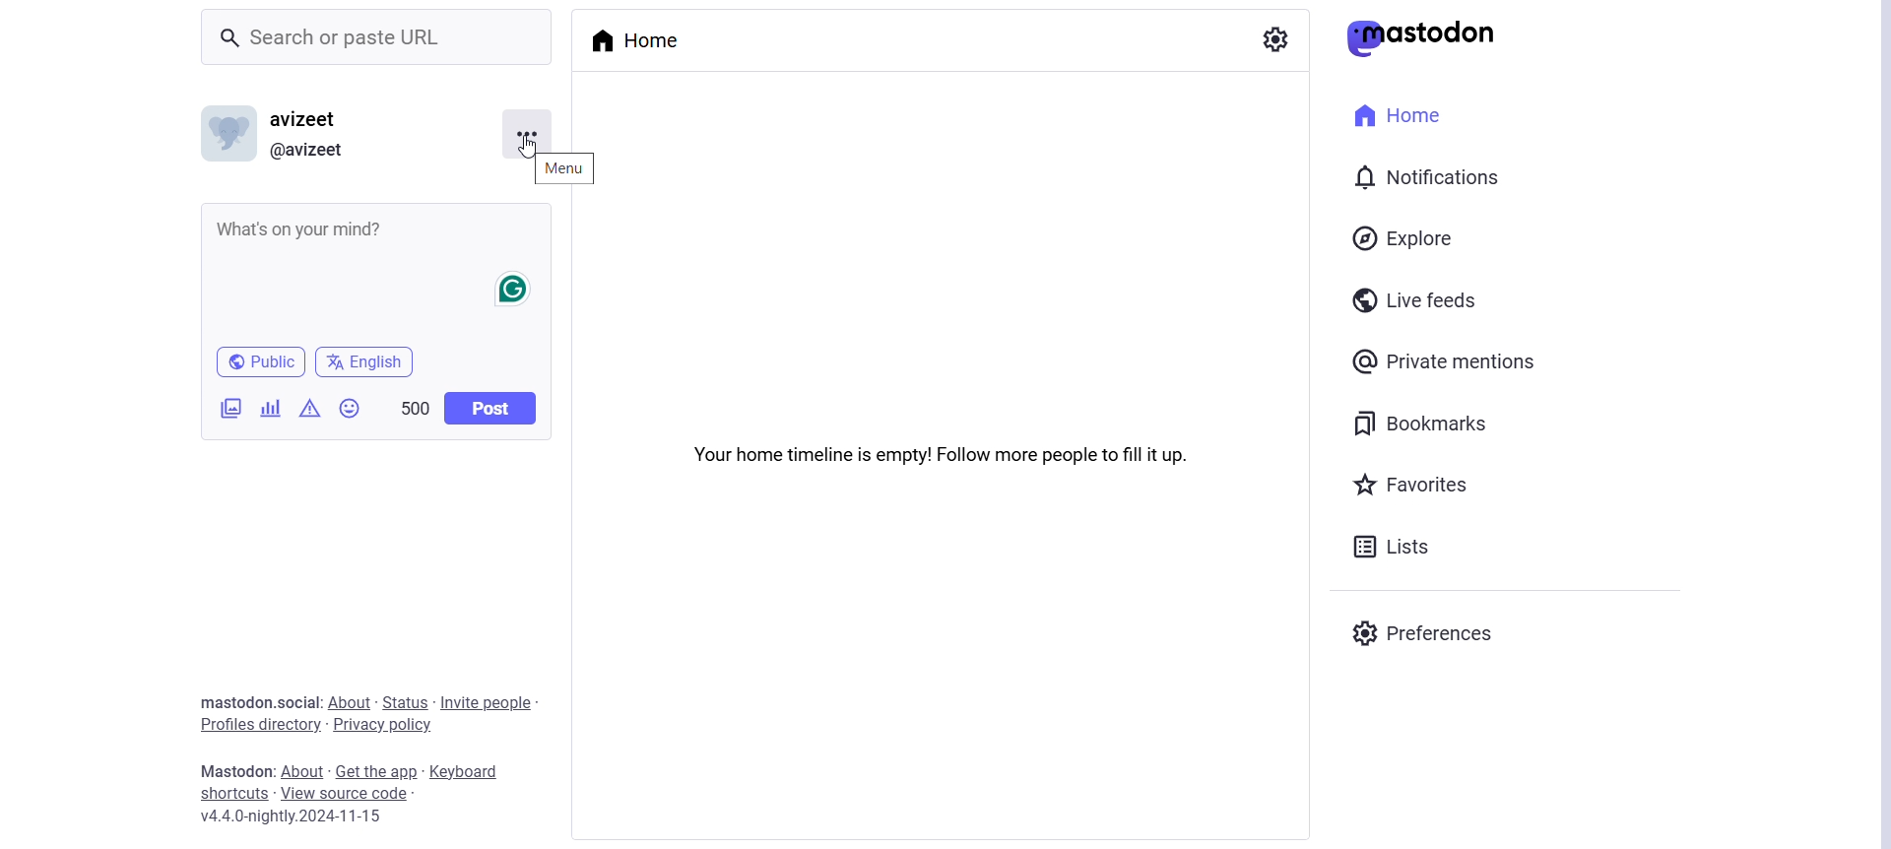  Describe the element at coordinates (1450, 361) in the screenshot. I see `Private Mentions` at that location.